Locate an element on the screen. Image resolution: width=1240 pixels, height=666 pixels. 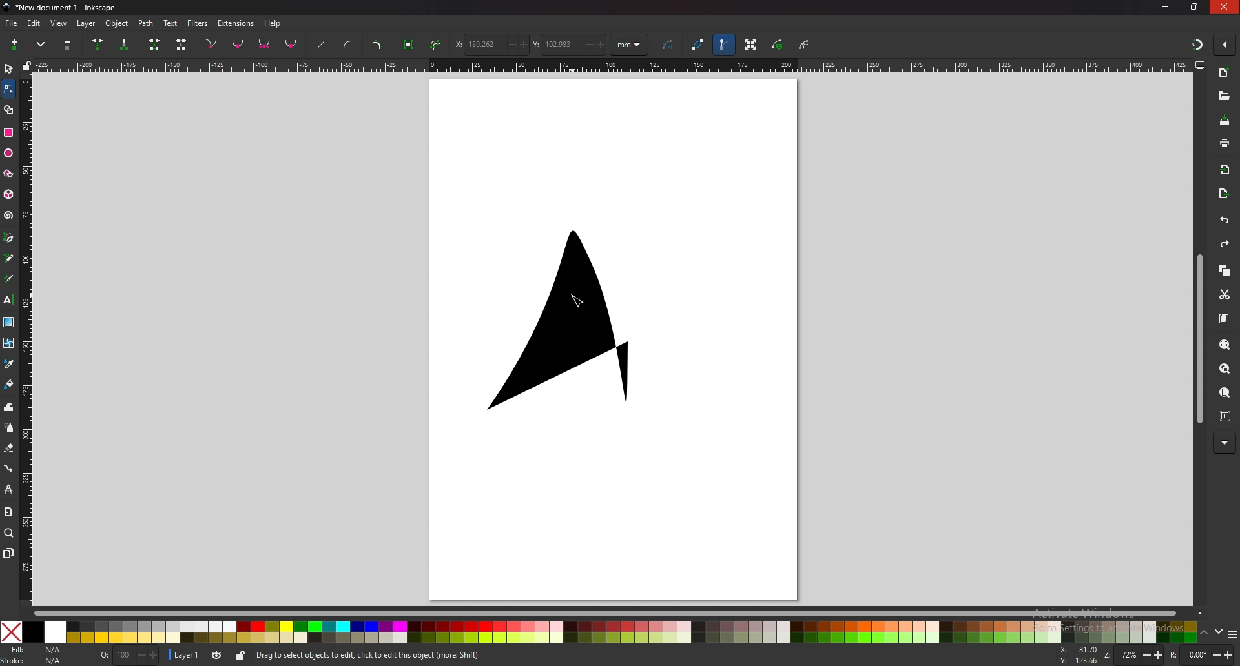
minimize is located at coordinates (1166, 7).